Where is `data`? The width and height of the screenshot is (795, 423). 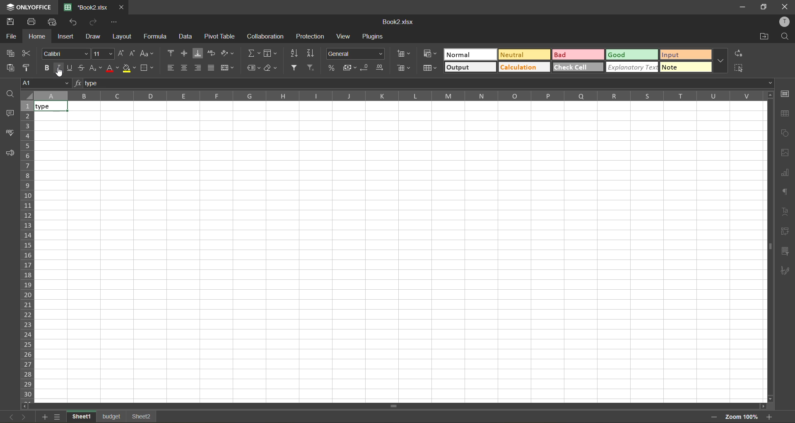 data is located at coordinates (187, 36).